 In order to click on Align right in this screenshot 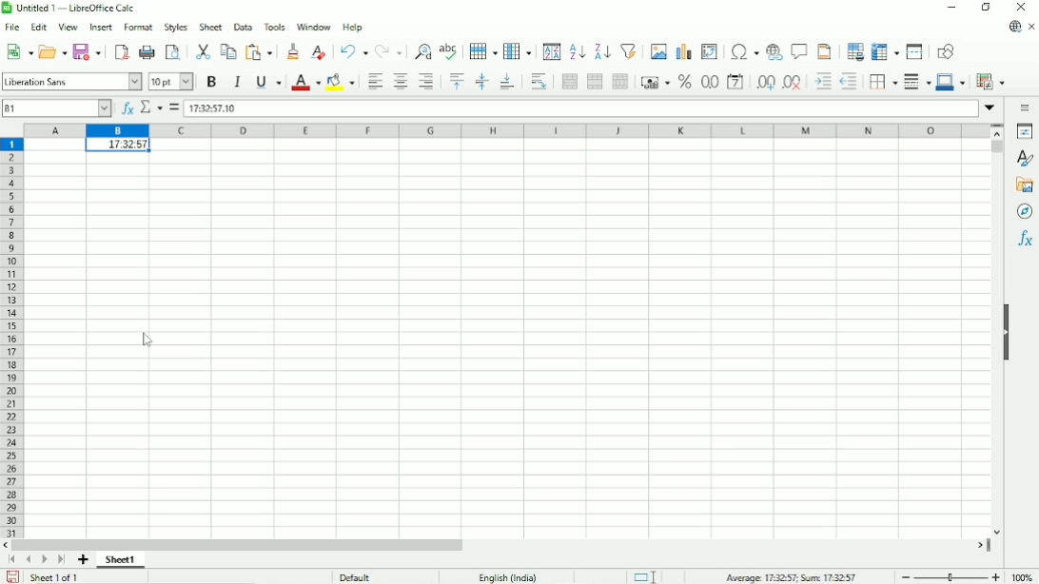, I will do `click(427, 83)`.